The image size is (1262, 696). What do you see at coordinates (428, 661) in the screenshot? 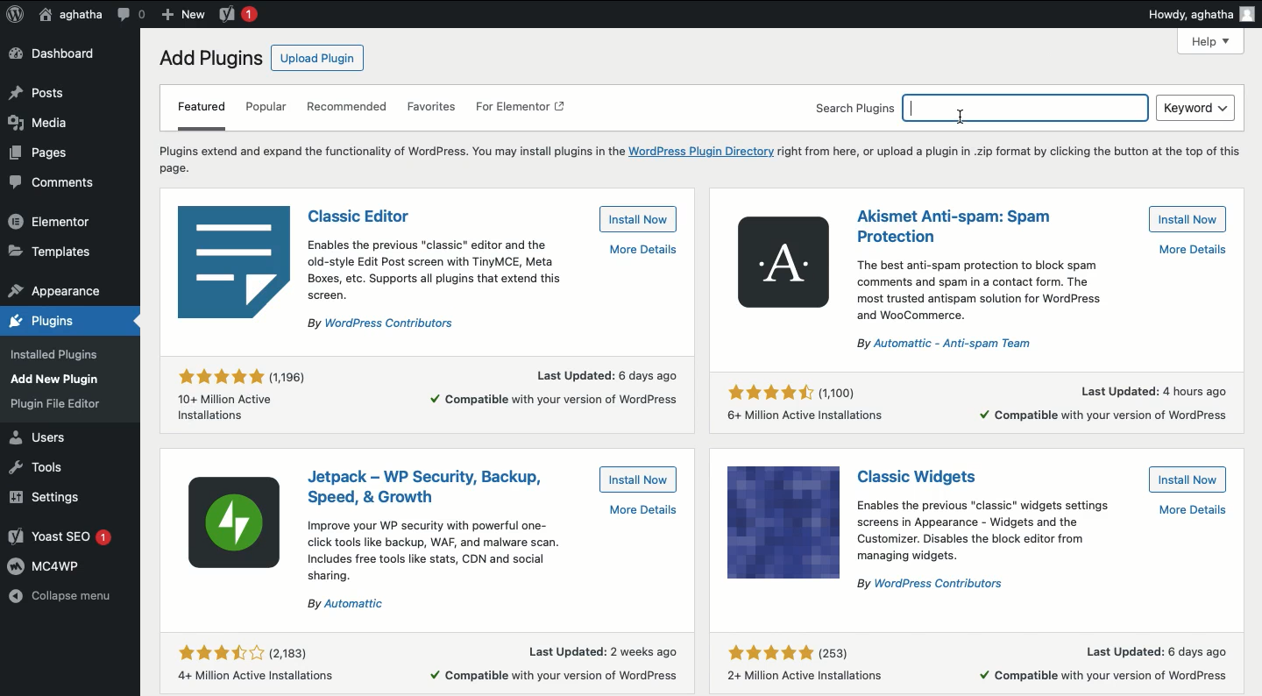
I see `Hoke ofr 7 (2183) Last Updated: 2 weeks ago
4+ Millon Active Installations Compatible with your version of WordPress` at bounding box center [428, 661].